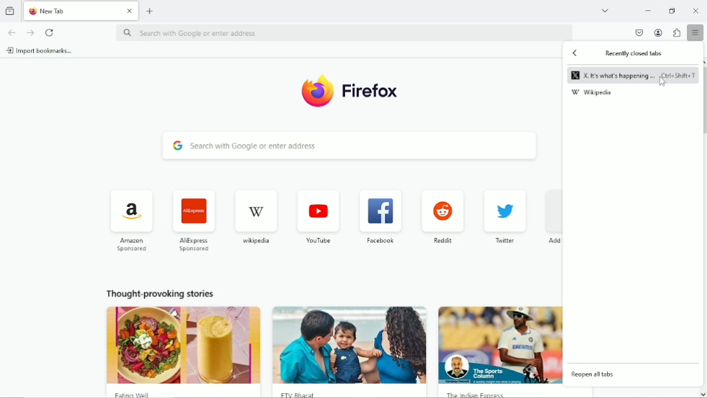 This screenshot has width=707, height=398. I want to click on save to pocket, so click(638, 32).